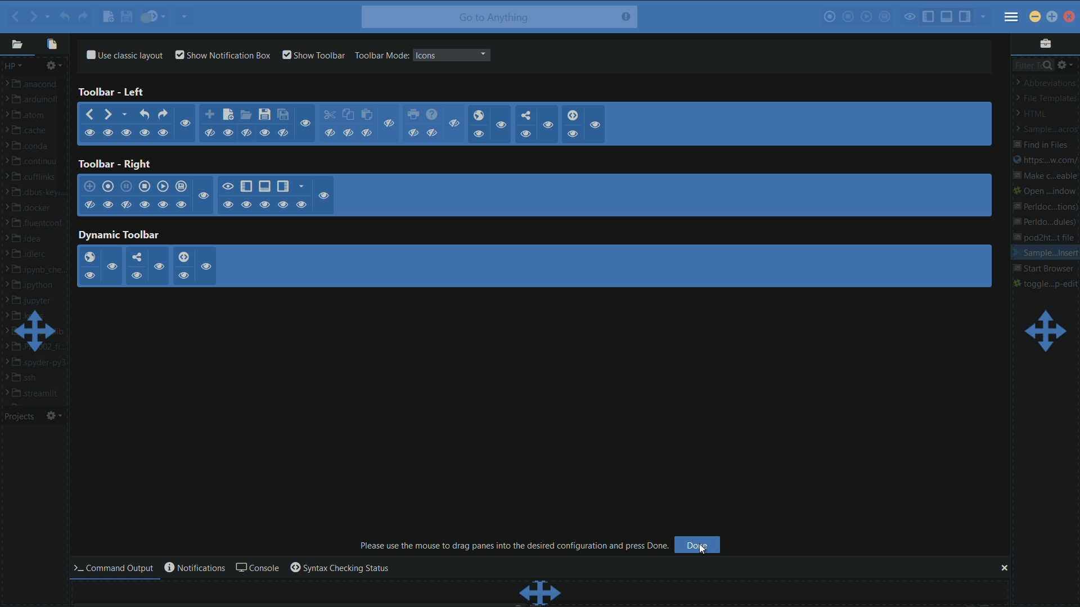 This screenshot has height=607, width=1080. I want to click on undo, so click(64, 17).